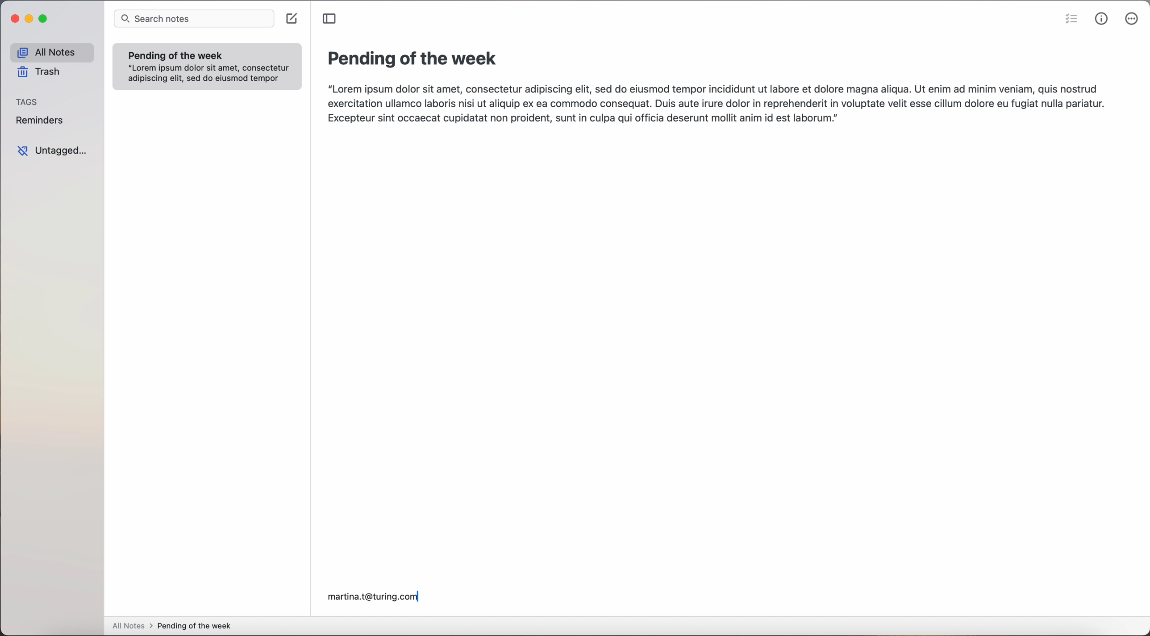 The width and height of the screenshot is (1150, 636). I want to click on tags, so click(26, 101).